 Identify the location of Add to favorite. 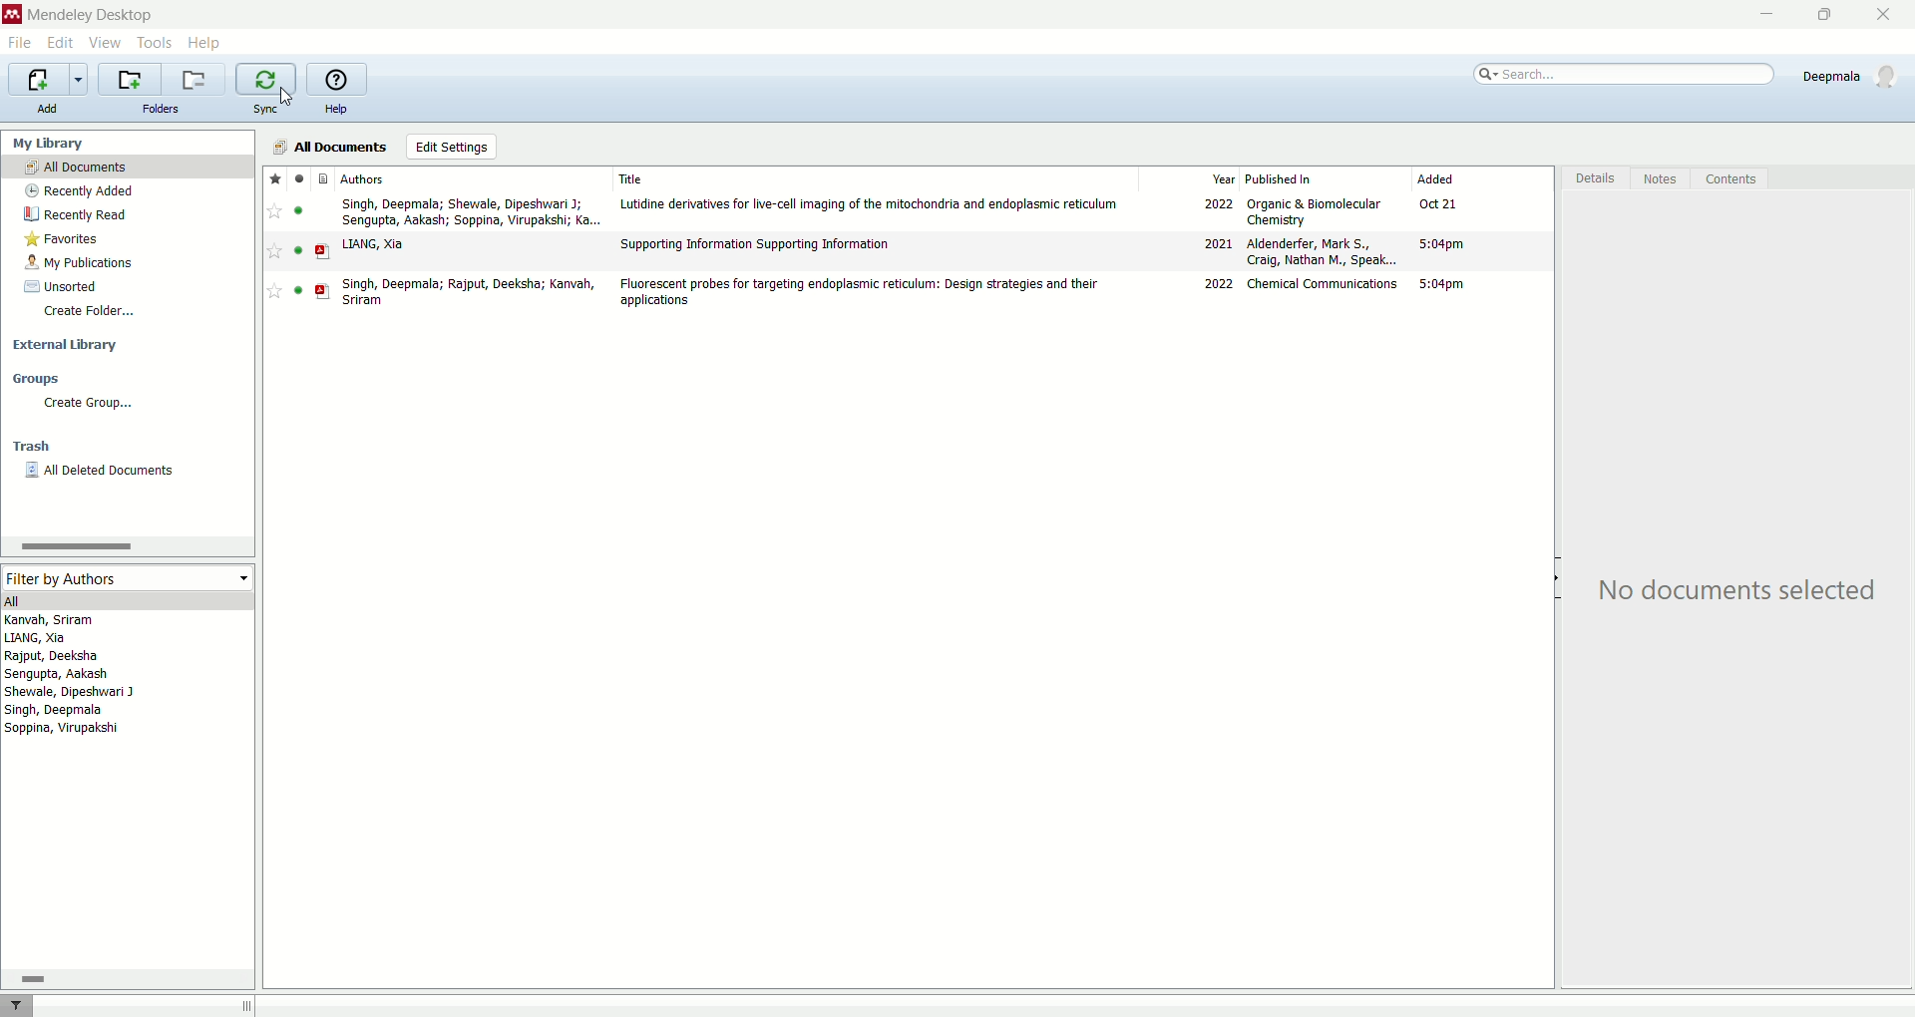
(273, 249).